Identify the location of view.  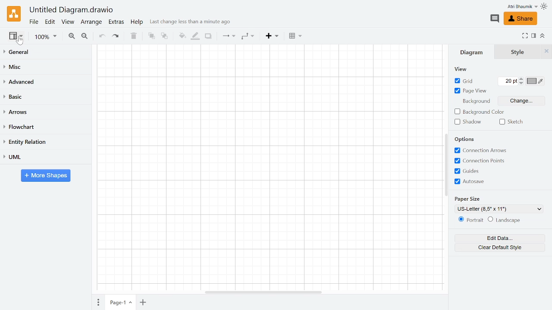
(460, 69).